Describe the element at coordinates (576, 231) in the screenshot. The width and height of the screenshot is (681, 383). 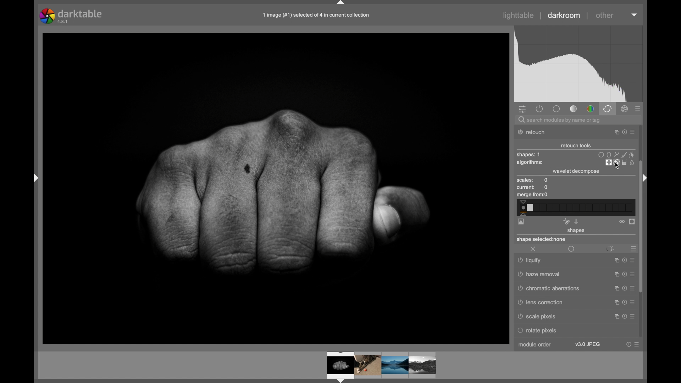
I see `shapes` at that location.